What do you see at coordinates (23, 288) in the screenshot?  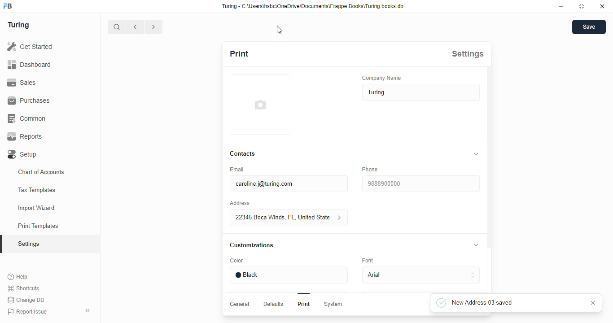 I see `shortcuts` at bounding box center [23, 288].